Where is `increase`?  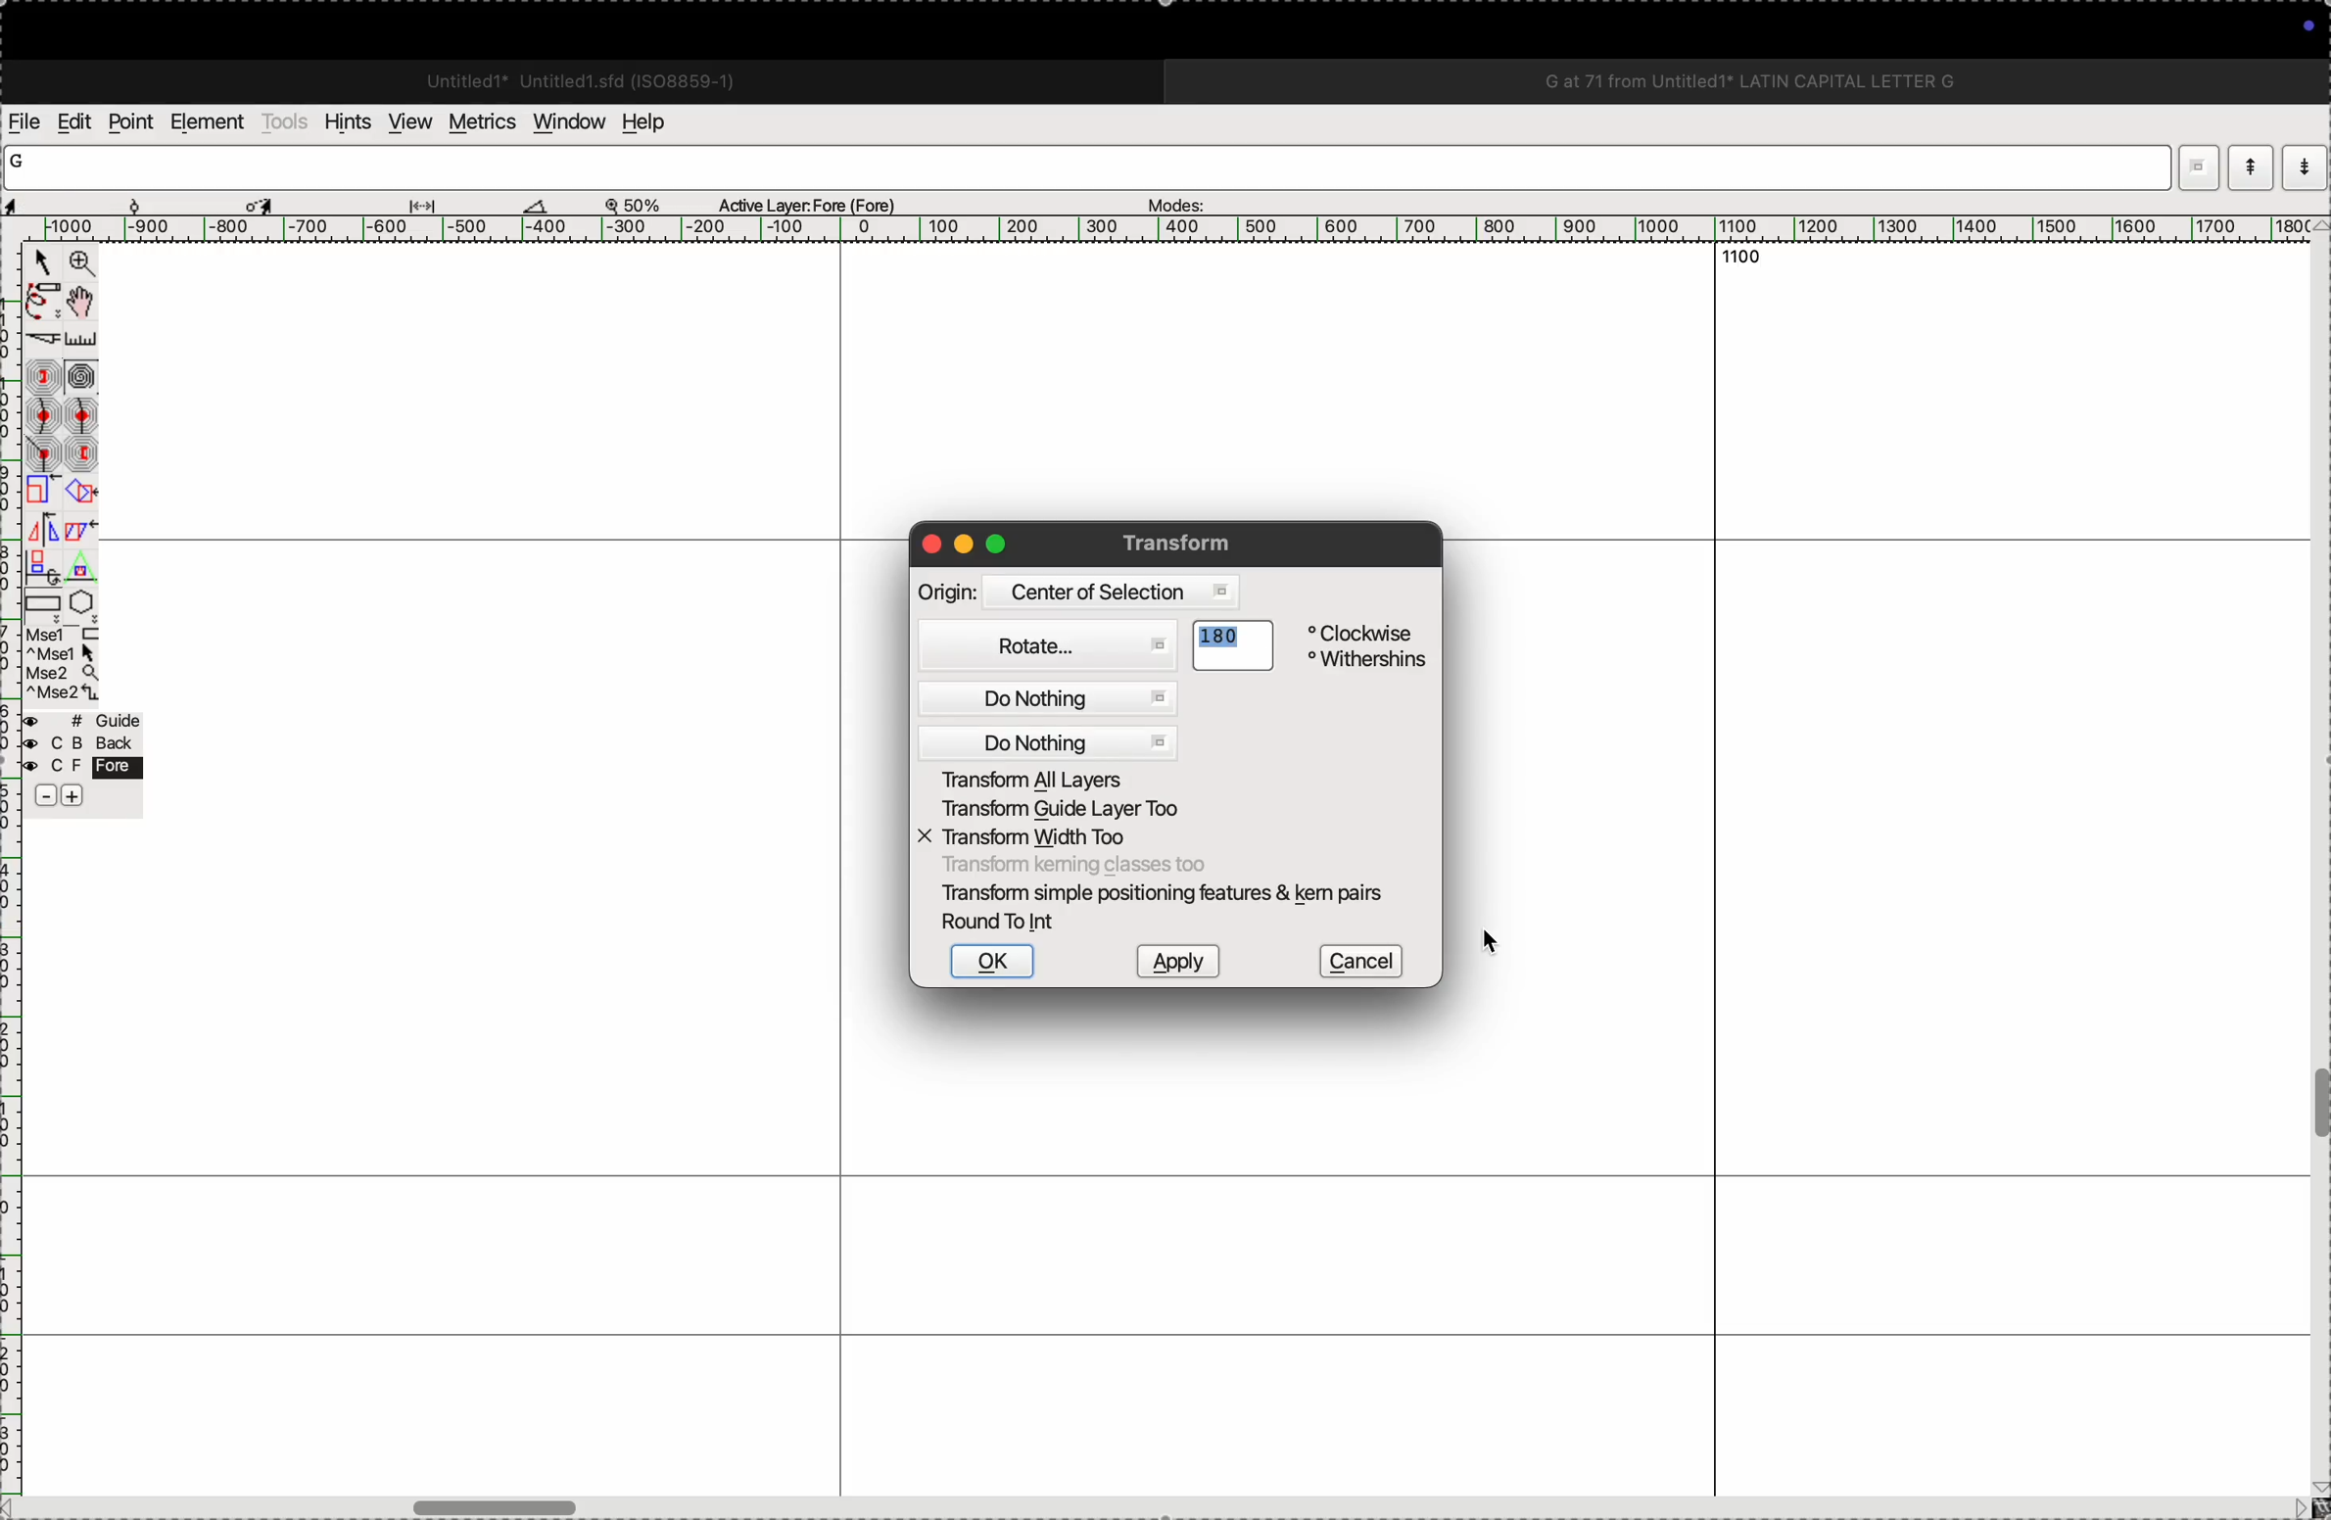
increase is located at coordinates (72, 794).